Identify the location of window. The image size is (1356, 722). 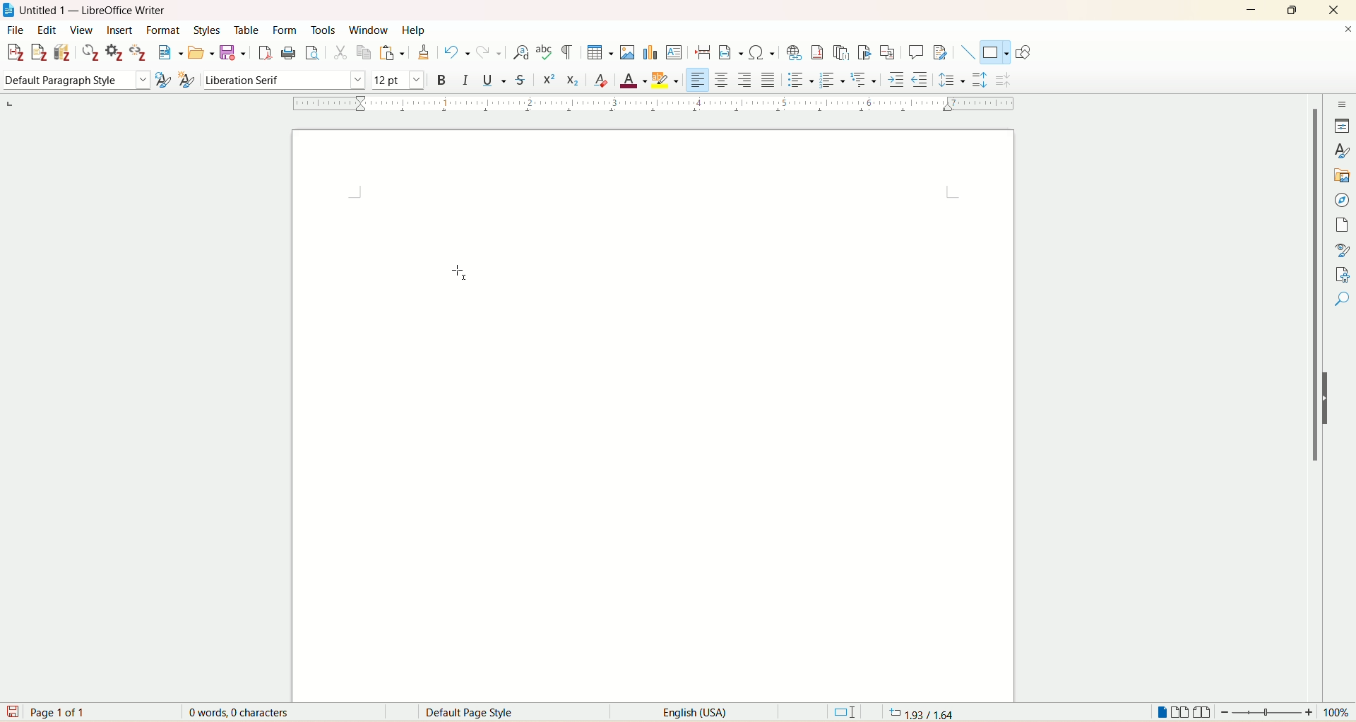
(370, 28).